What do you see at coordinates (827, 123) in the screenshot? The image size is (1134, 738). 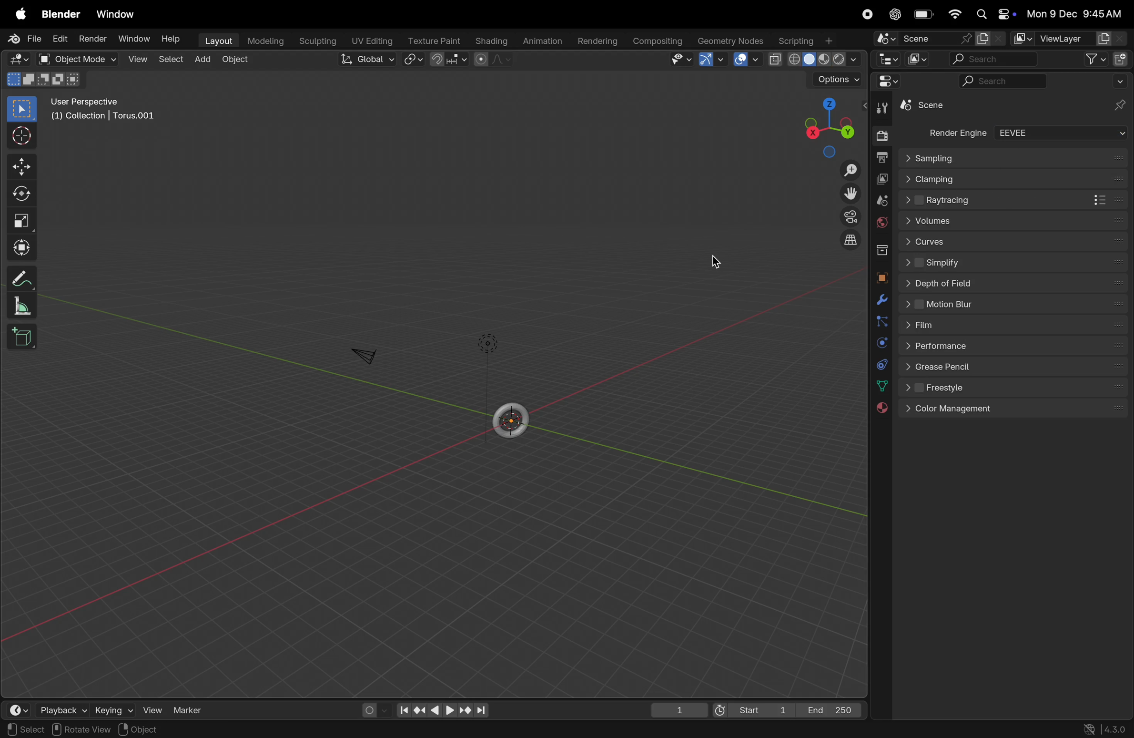 I see `view point` at bounding box center [827, 123].